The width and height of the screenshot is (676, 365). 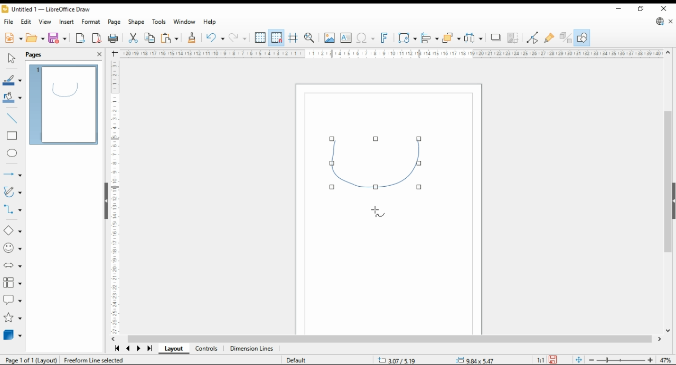 I want to click on icon and file name, so click(x=46, y=8).